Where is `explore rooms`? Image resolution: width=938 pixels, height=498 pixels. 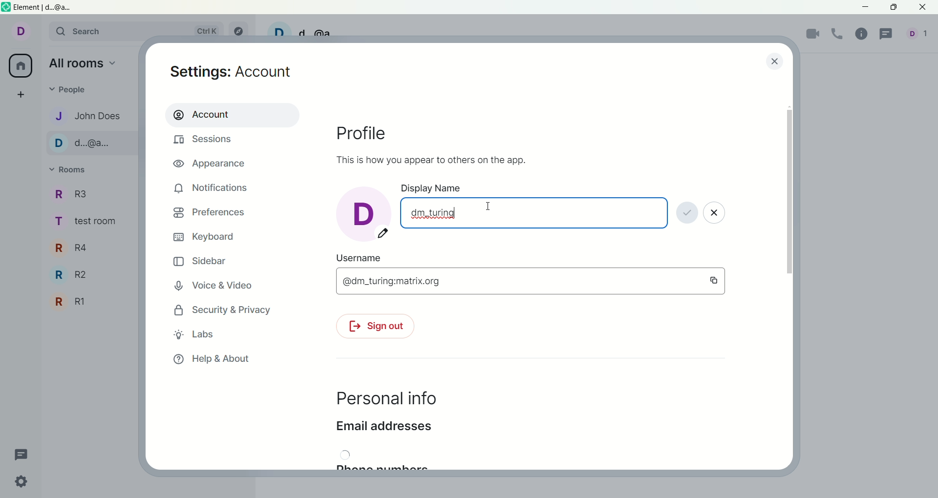
explore rooms is located at coordinates (241, 31).